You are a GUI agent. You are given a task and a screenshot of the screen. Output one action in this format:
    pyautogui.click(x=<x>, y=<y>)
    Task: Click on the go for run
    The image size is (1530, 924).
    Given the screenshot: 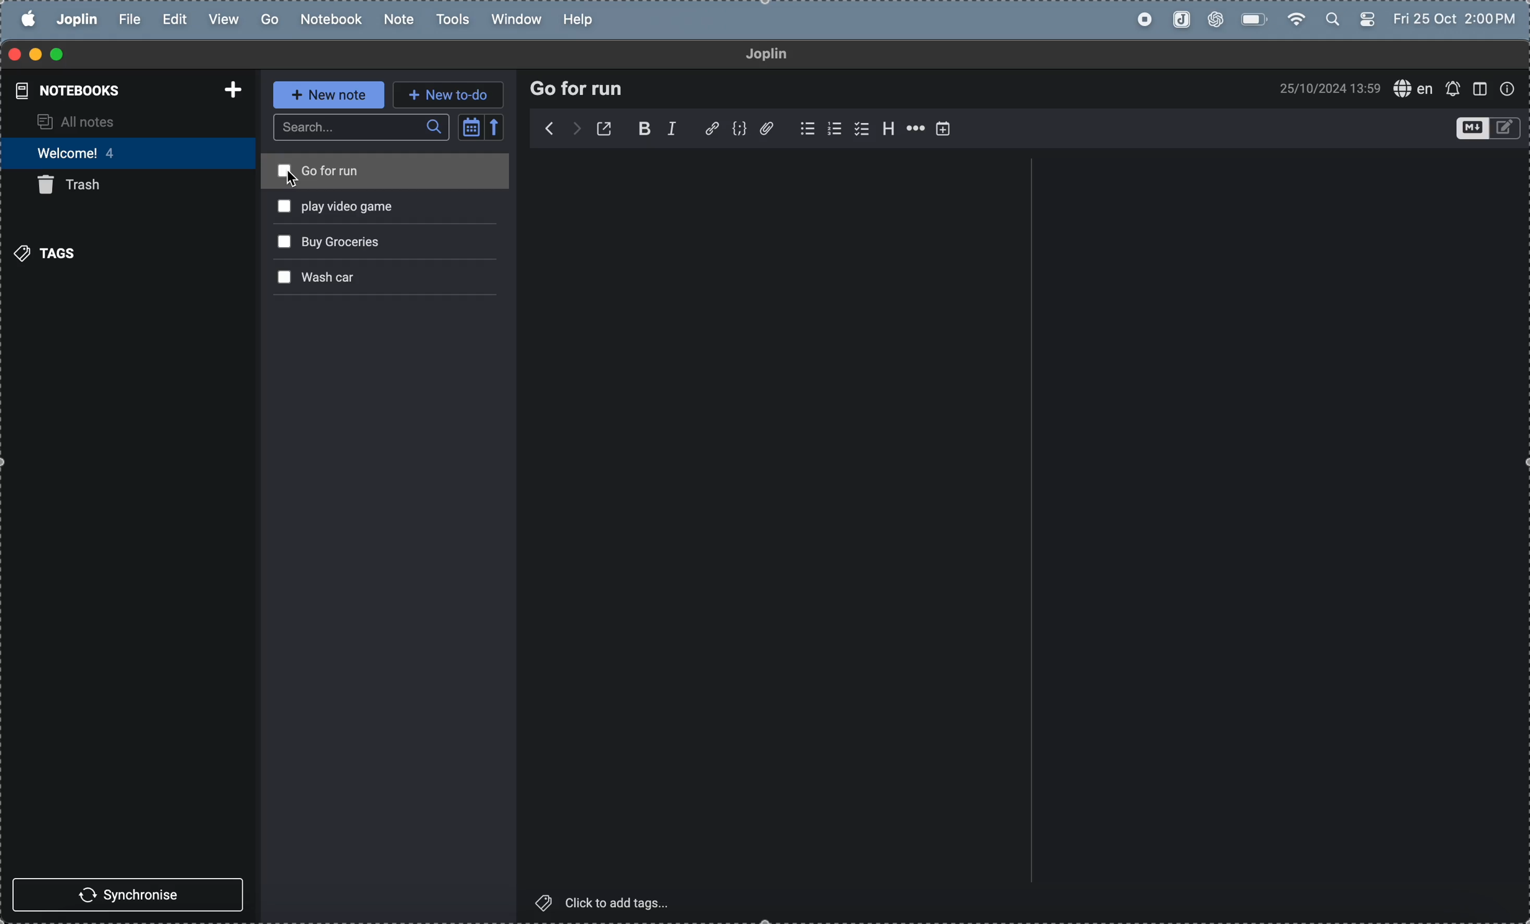 What is the action you would take?
    pyautogui.click(x=403, y=168)
    